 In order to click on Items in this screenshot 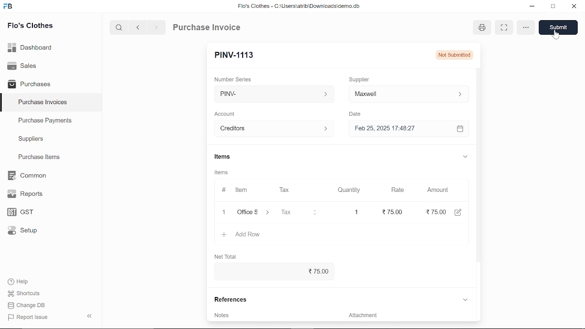, I will do `click(224, 173)`.